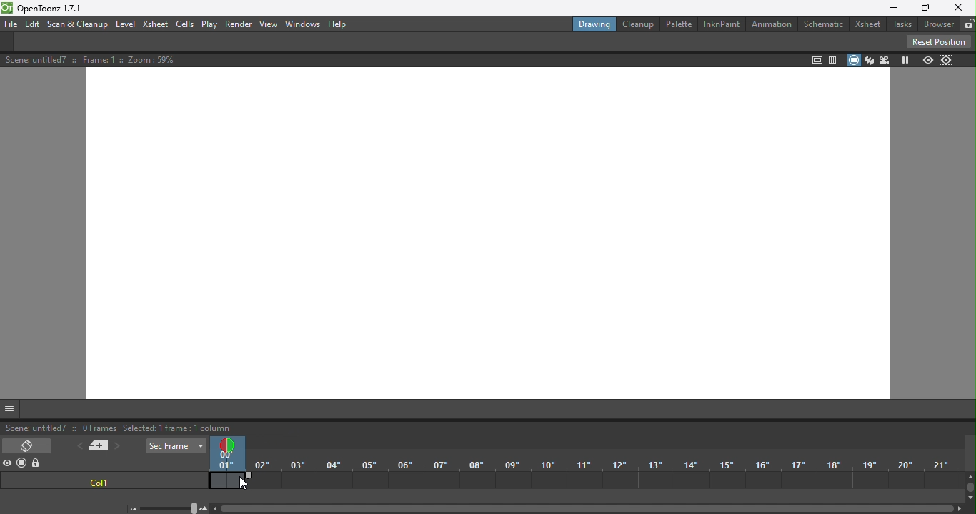  I want to click on Lock rooms tab, so click(965, 24).